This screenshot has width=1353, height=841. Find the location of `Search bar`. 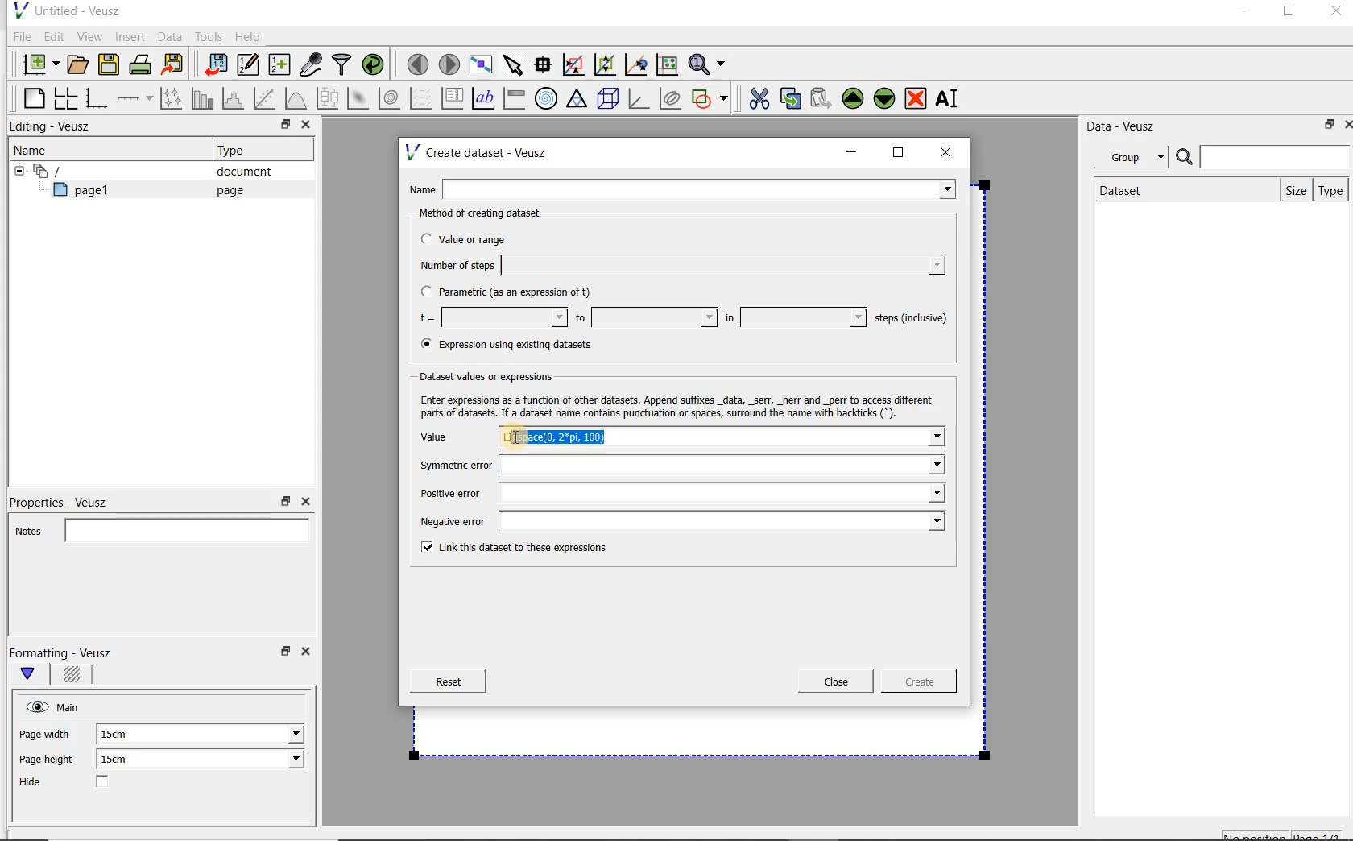

Search bar is located at coordinates (1264, 155).